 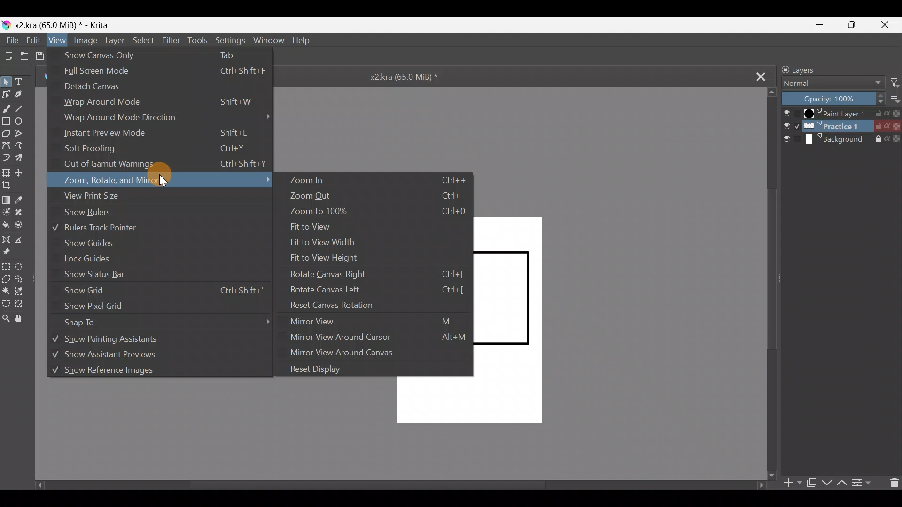 What do you see at coordinates (320, 369) in the screenshot?
I see `Reset display` at bounding box center [320, 369].